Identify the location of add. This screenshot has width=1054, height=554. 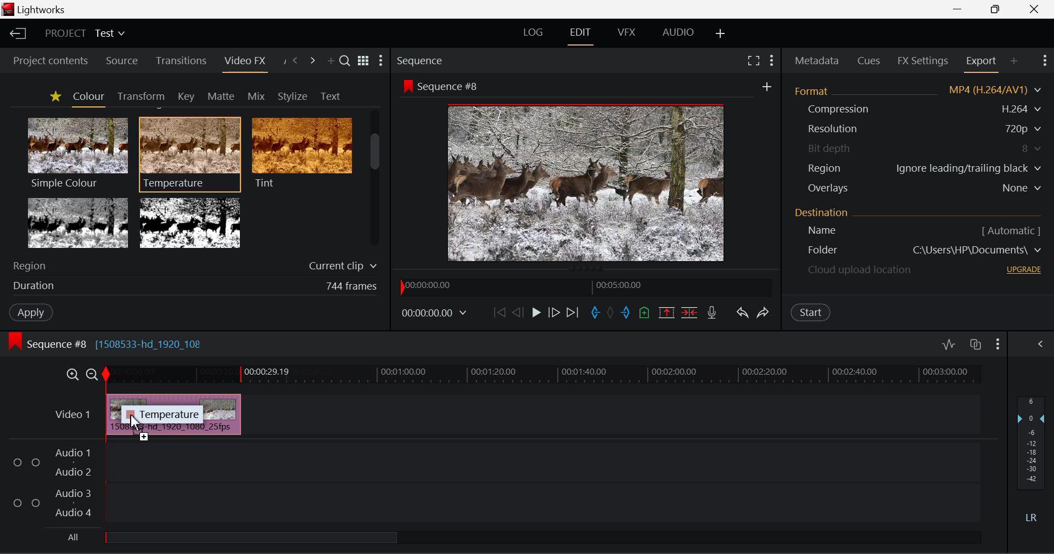
(766, 86).